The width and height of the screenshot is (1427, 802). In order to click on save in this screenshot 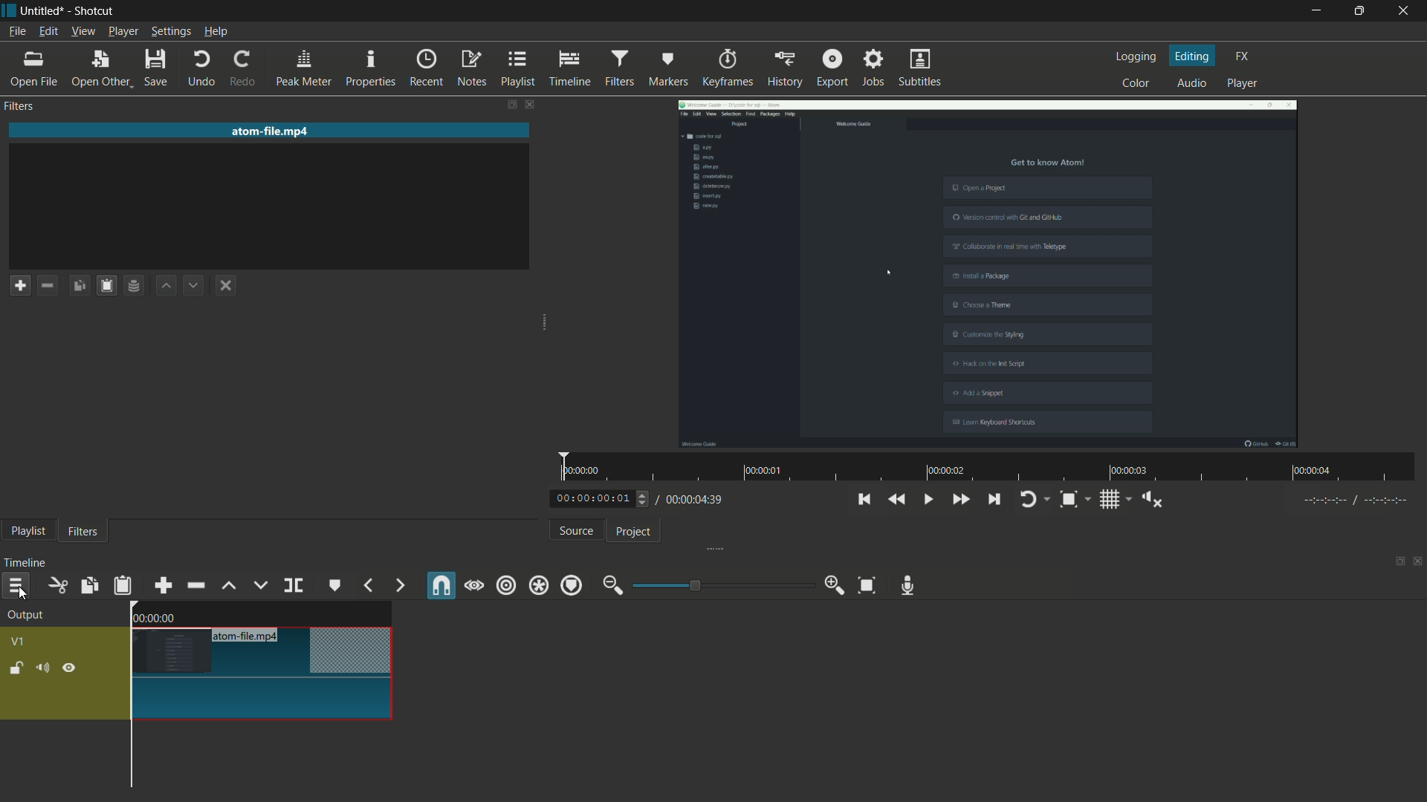, I will do `click(157, 69)`.